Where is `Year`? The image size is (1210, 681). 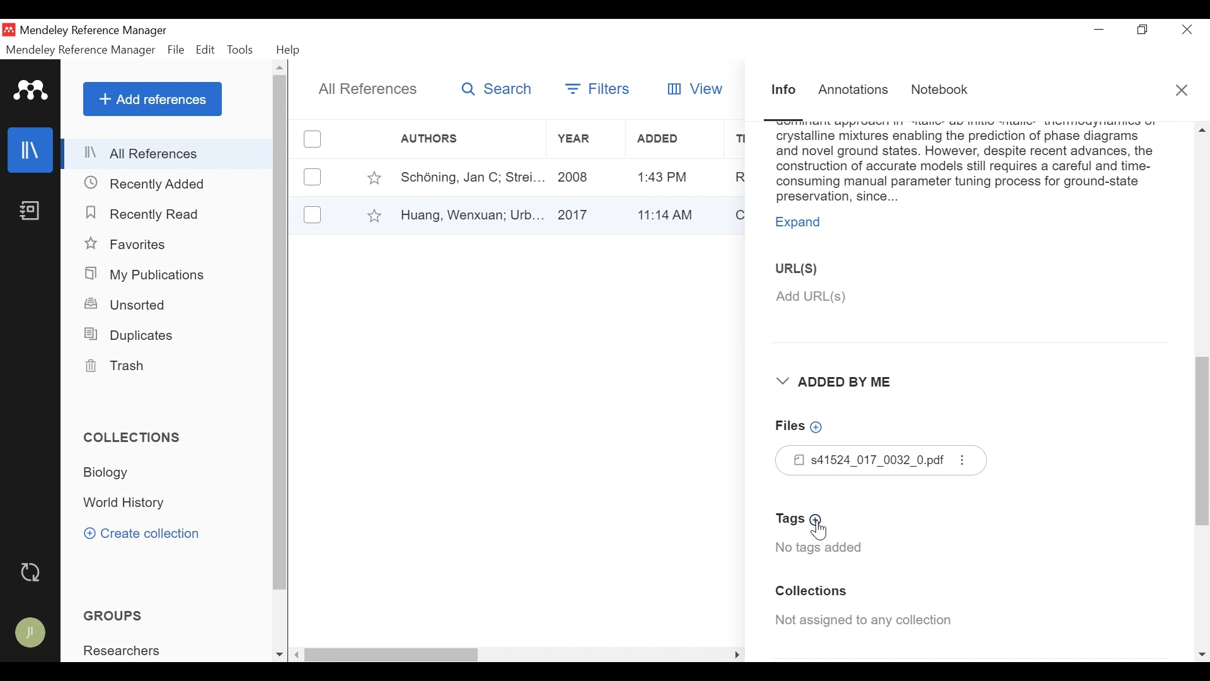 Year is located at coordinates (584, 177).